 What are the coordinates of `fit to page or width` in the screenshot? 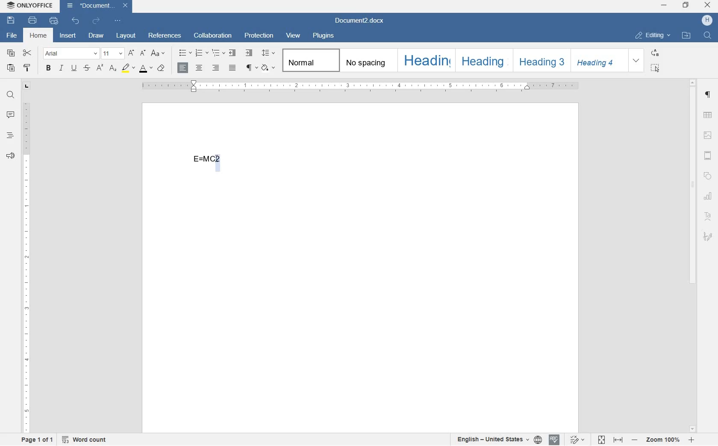 It's located at (609, 440).